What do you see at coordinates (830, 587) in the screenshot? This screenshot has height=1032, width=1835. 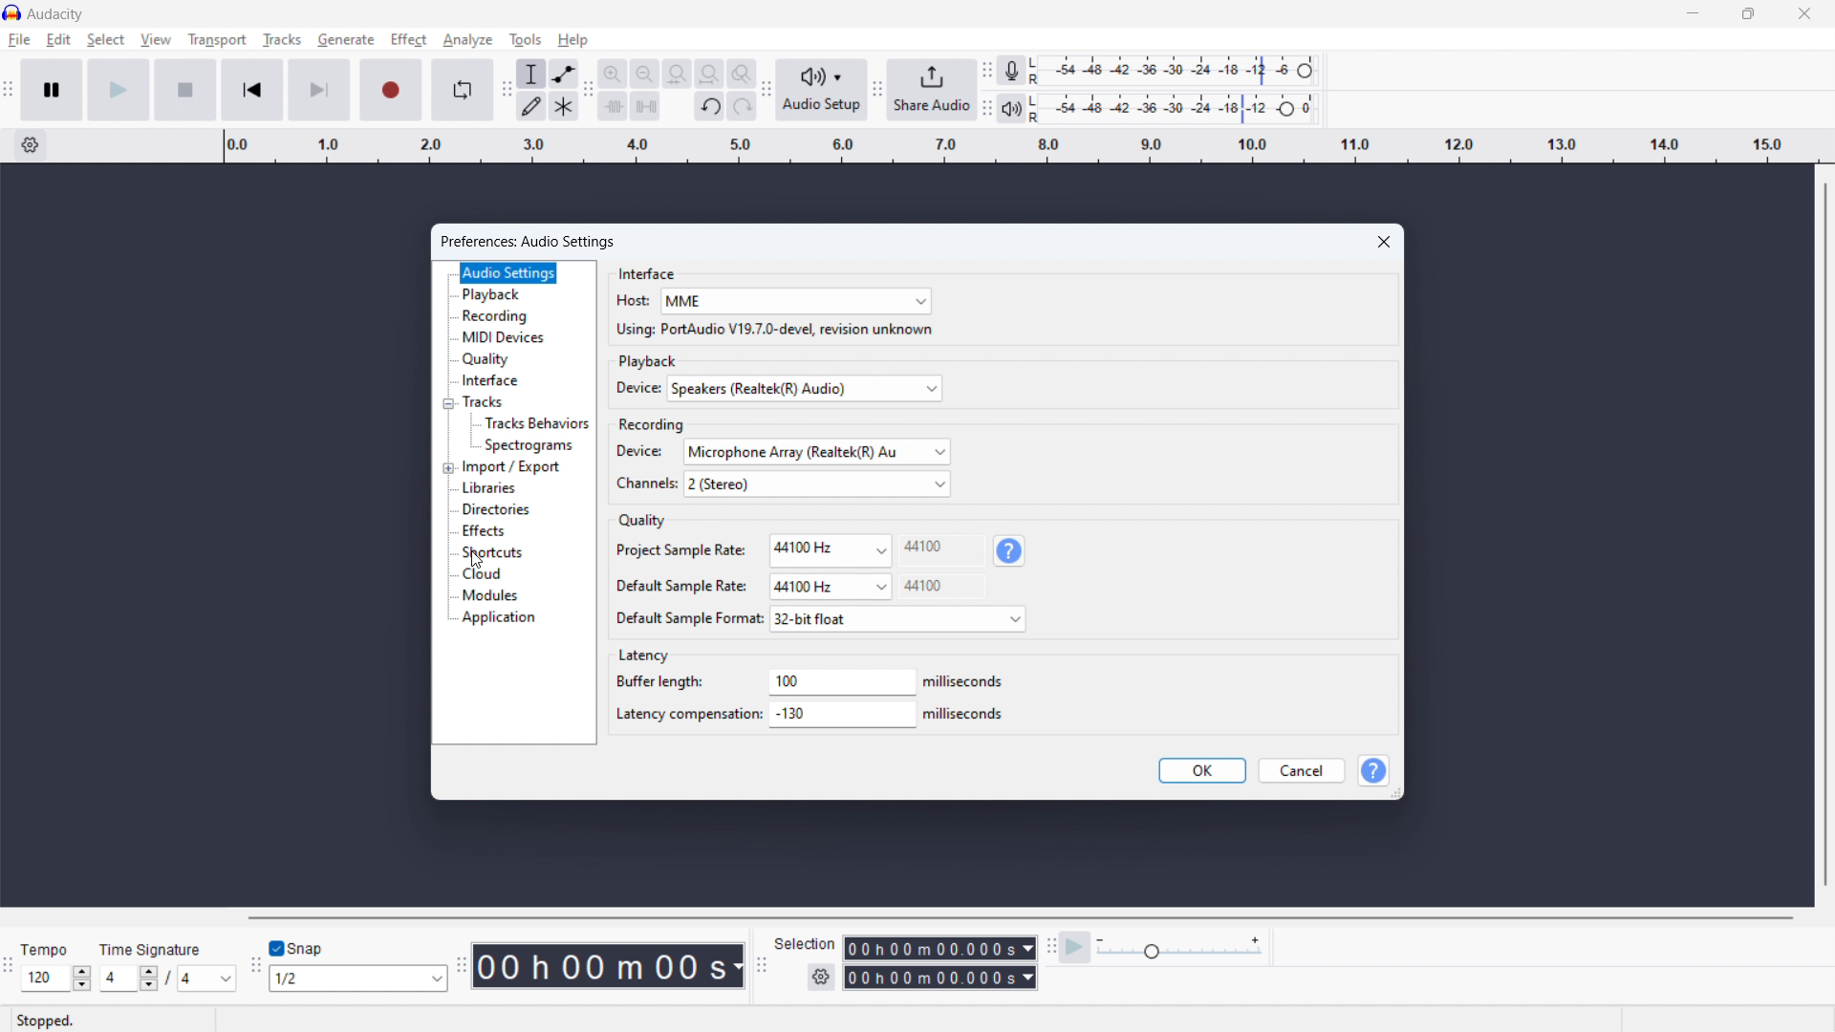 I see `default sample rate` at bounding box center [830, 587].